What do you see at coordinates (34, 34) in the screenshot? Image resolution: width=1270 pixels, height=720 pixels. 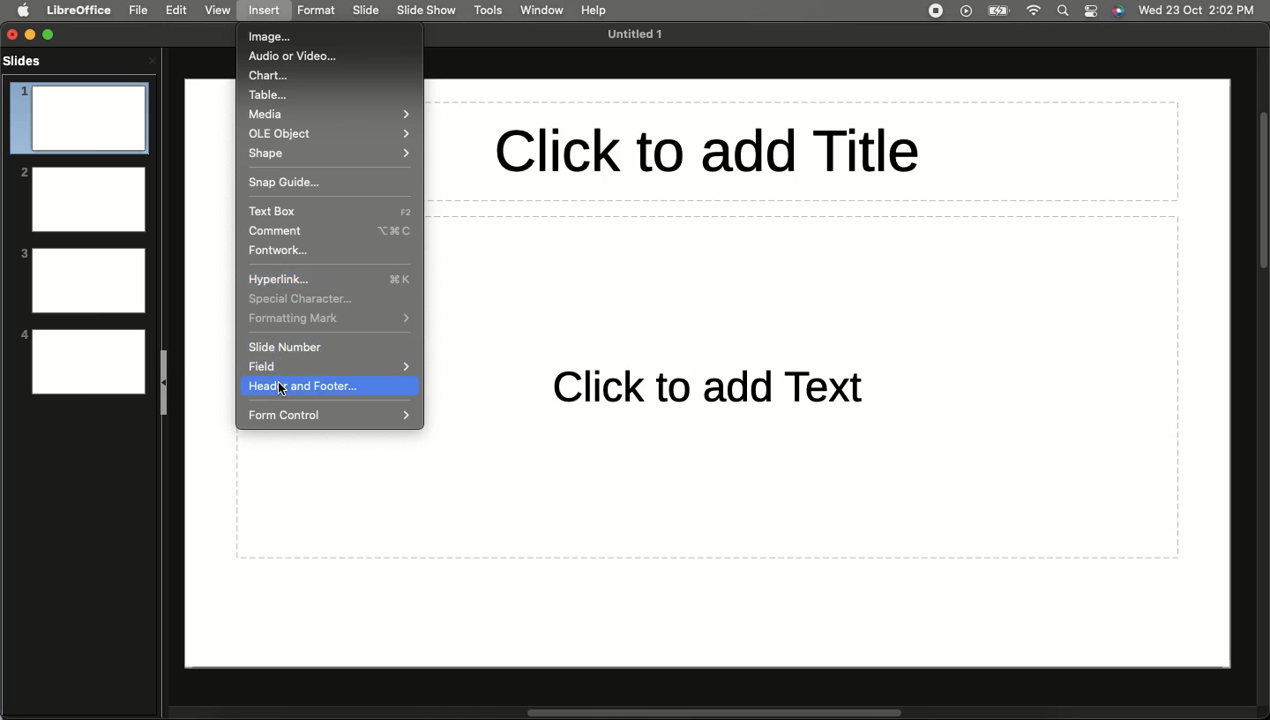 I see `Minimize` at bounding box center [34, 34].